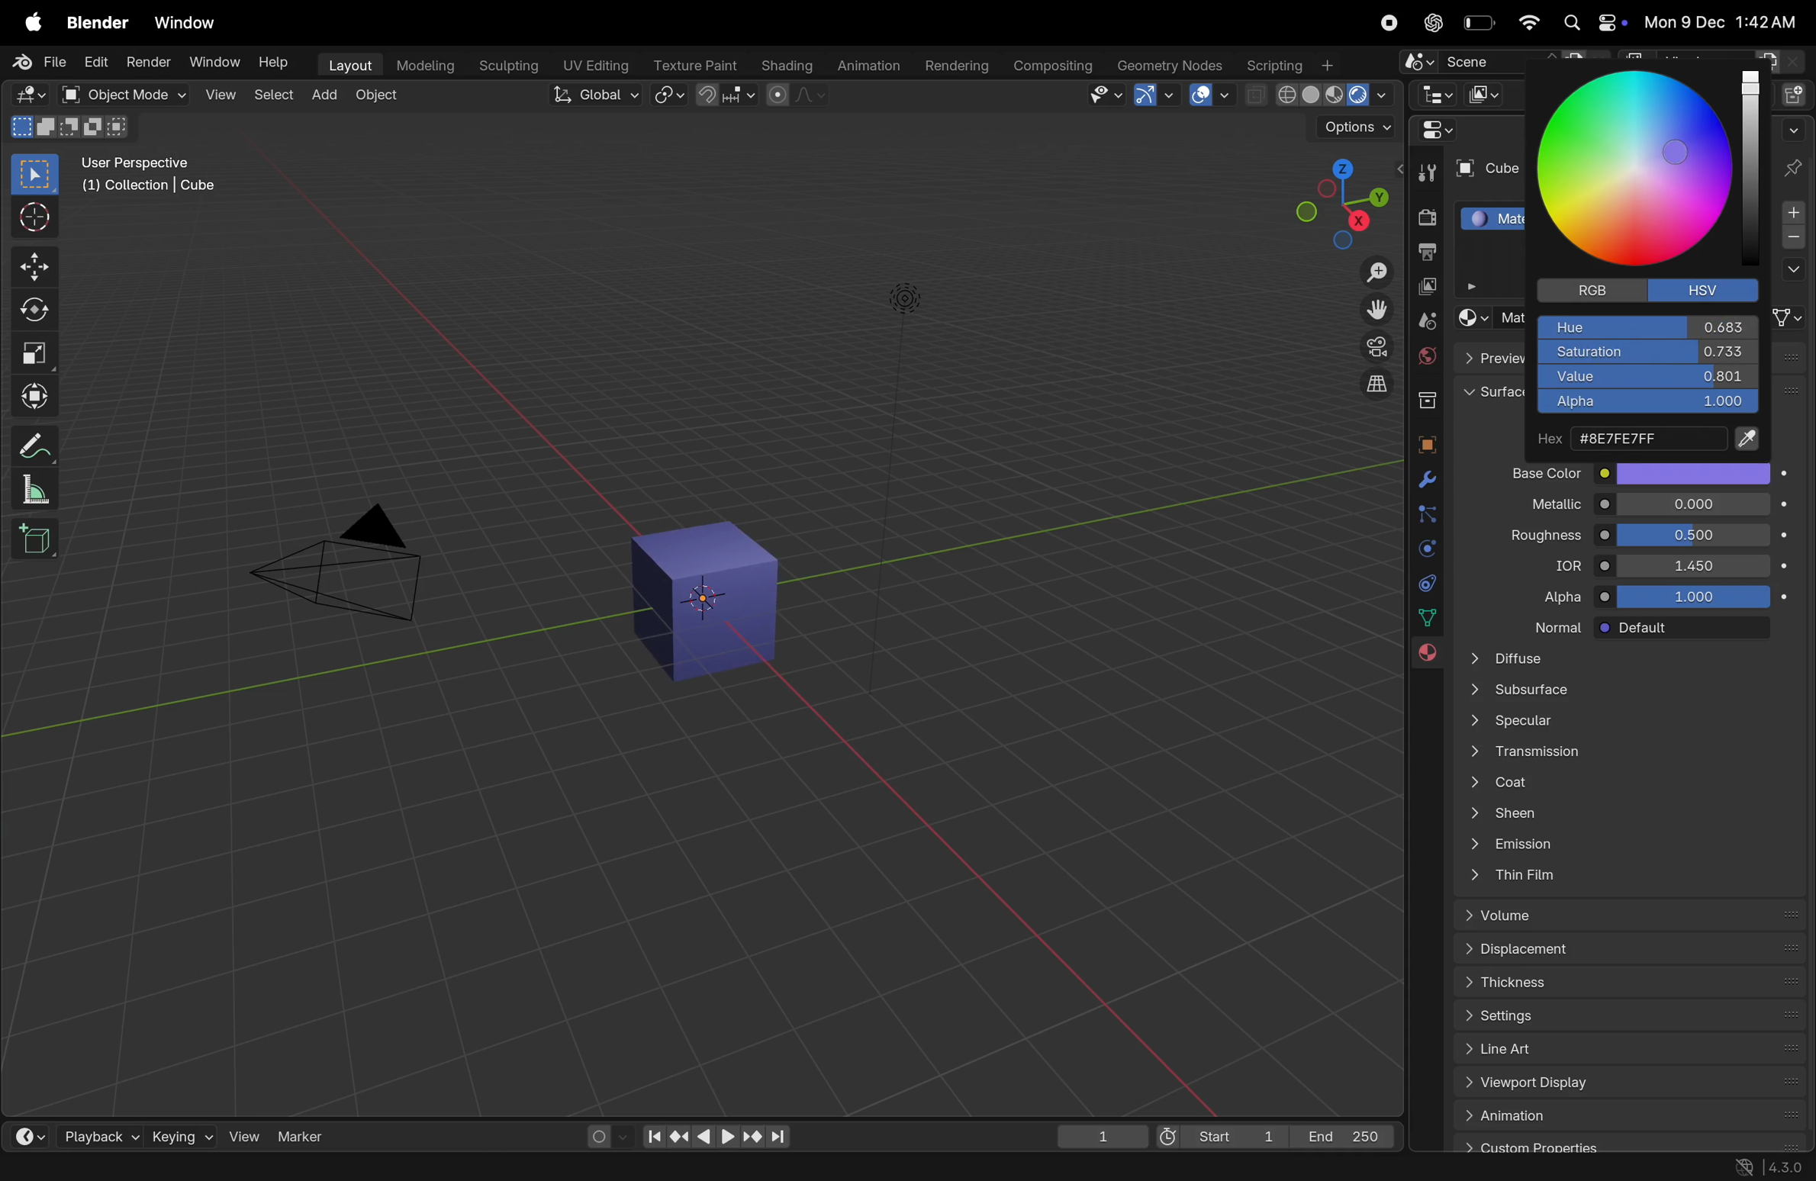  Describe the element at coordinates (710, 602) in the screenshot. I see `cube` at that location.